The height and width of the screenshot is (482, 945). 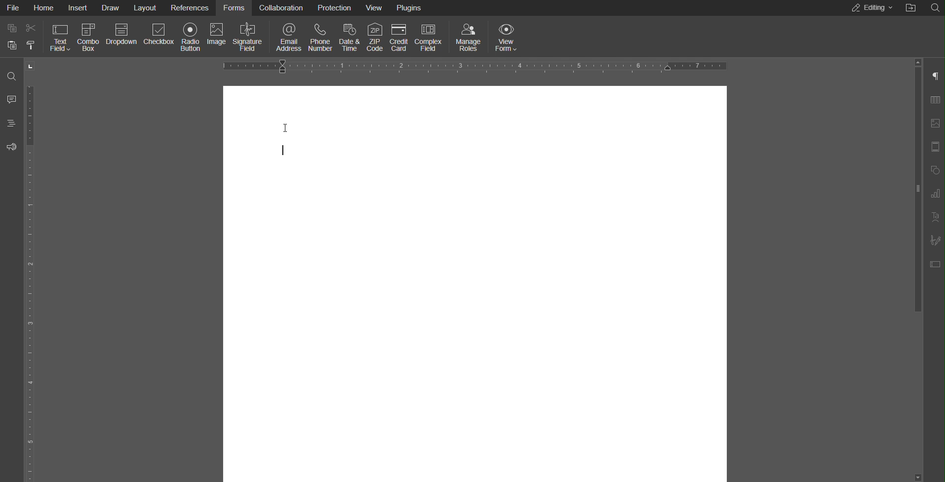 What do you see at coordinates (15, 9) in the screenshot?
I see `File ` at bounding box center [15, 9].